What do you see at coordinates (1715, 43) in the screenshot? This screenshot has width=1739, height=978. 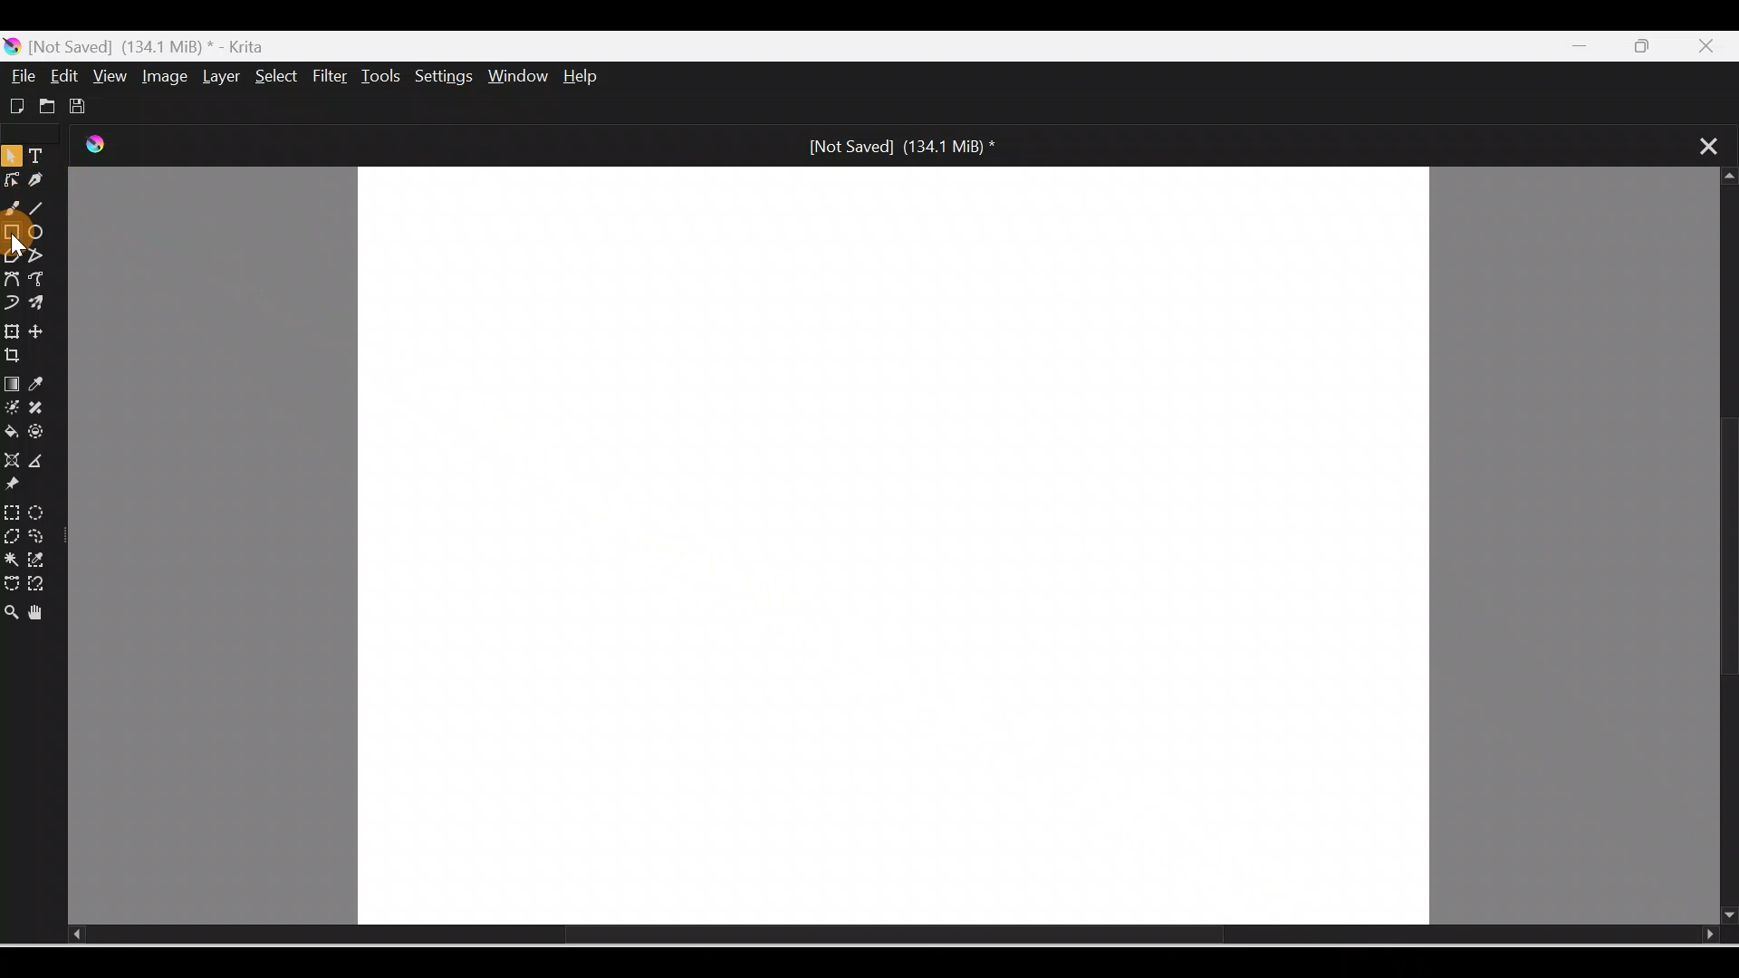 I see `Close` at bounding box center [1715, 43].